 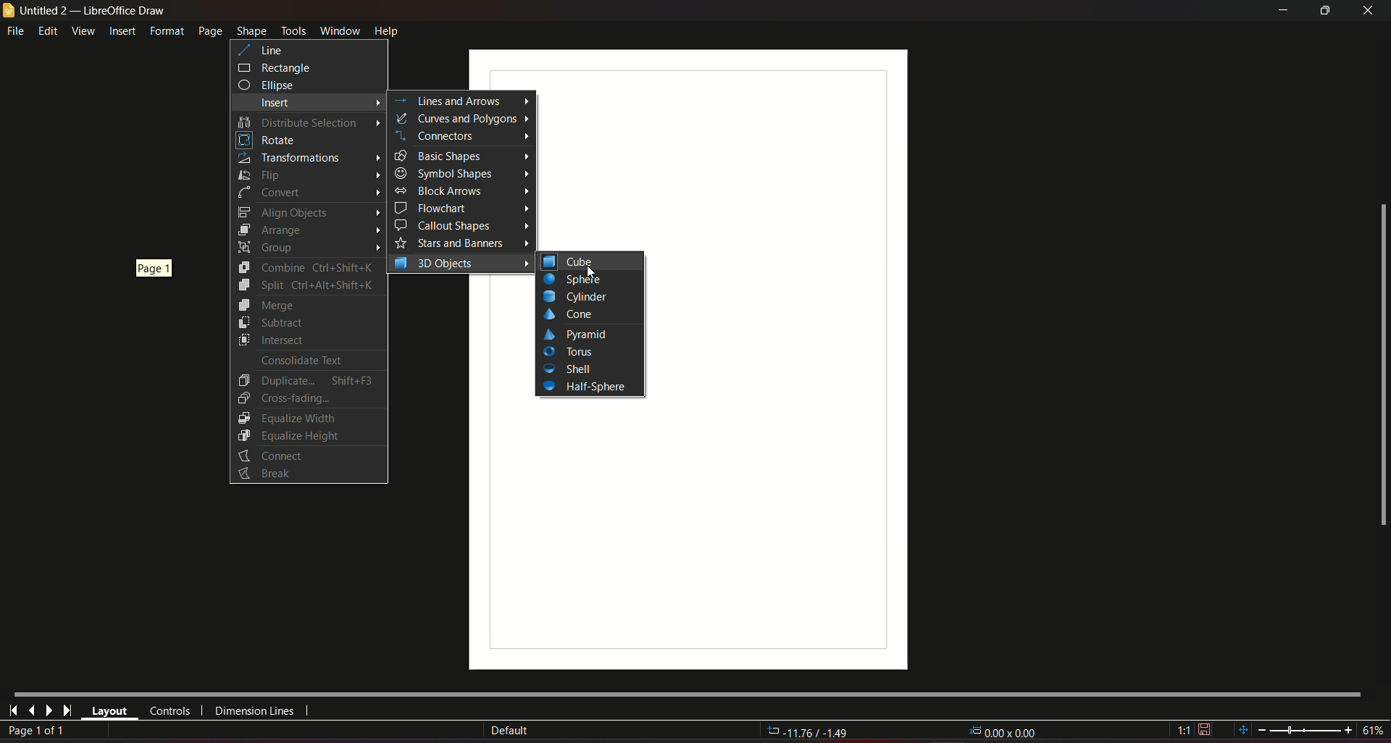 I want to click on Arrow, so click(x=525, y=172).